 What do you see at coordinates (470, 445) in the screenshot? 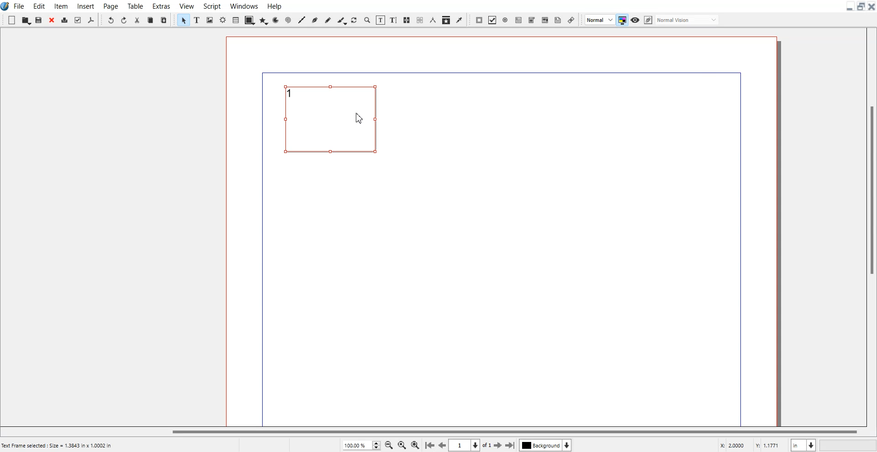
I see `Select current page` at bounding box center [470, 445].